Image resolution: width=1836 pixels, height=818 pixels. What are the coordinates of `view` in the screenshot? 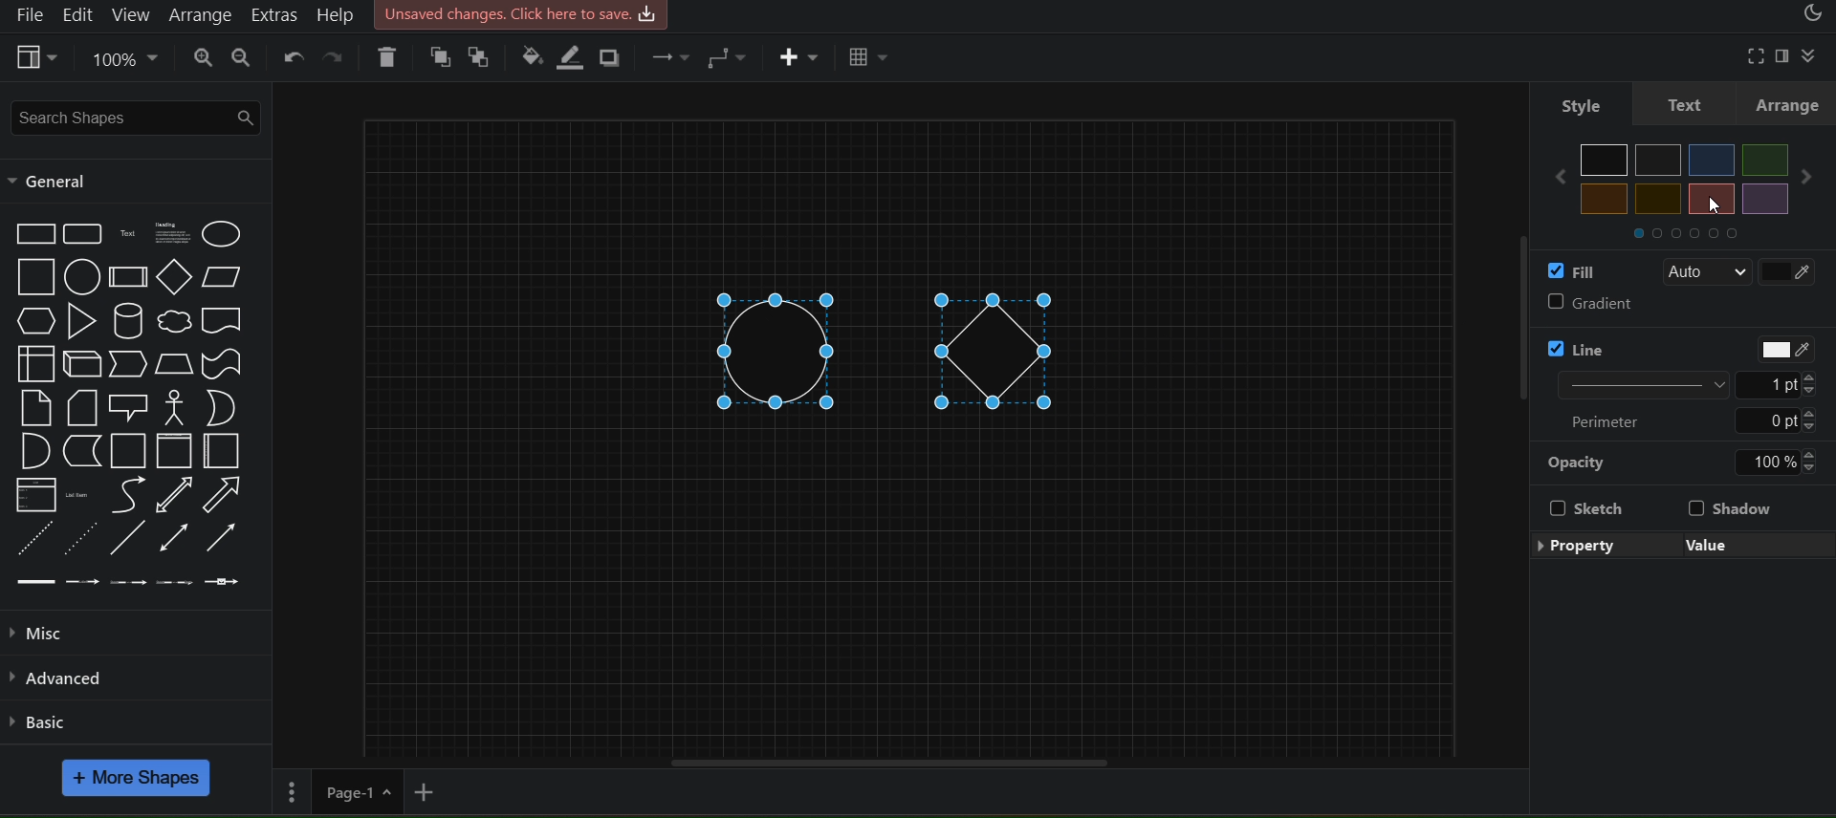 It's located at (138, 15).